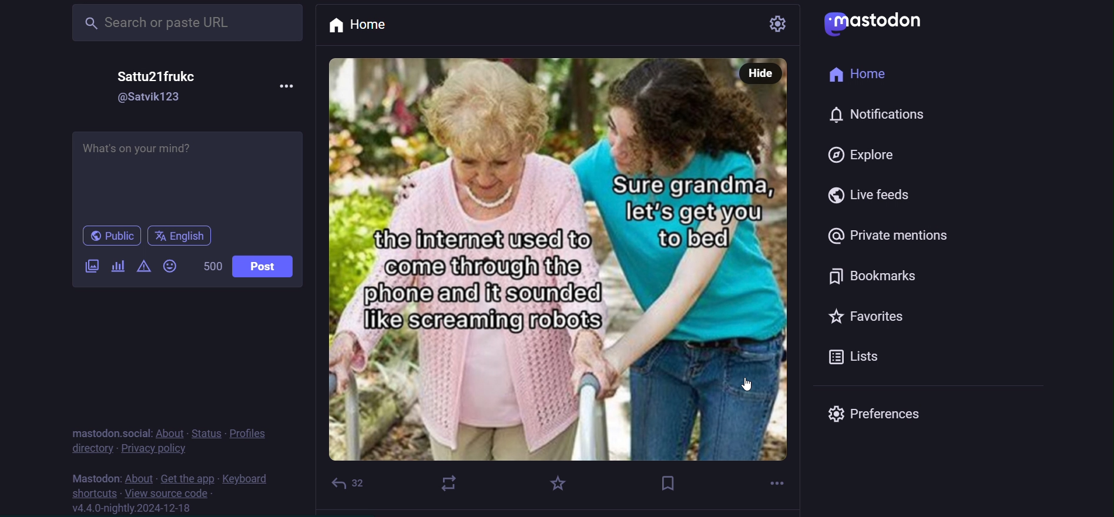 This screenshot has width=1114, height=517. What do you see at coordinates (92, 266) in the screenshot?
I see `image/video` at bounding box center [92, 266].